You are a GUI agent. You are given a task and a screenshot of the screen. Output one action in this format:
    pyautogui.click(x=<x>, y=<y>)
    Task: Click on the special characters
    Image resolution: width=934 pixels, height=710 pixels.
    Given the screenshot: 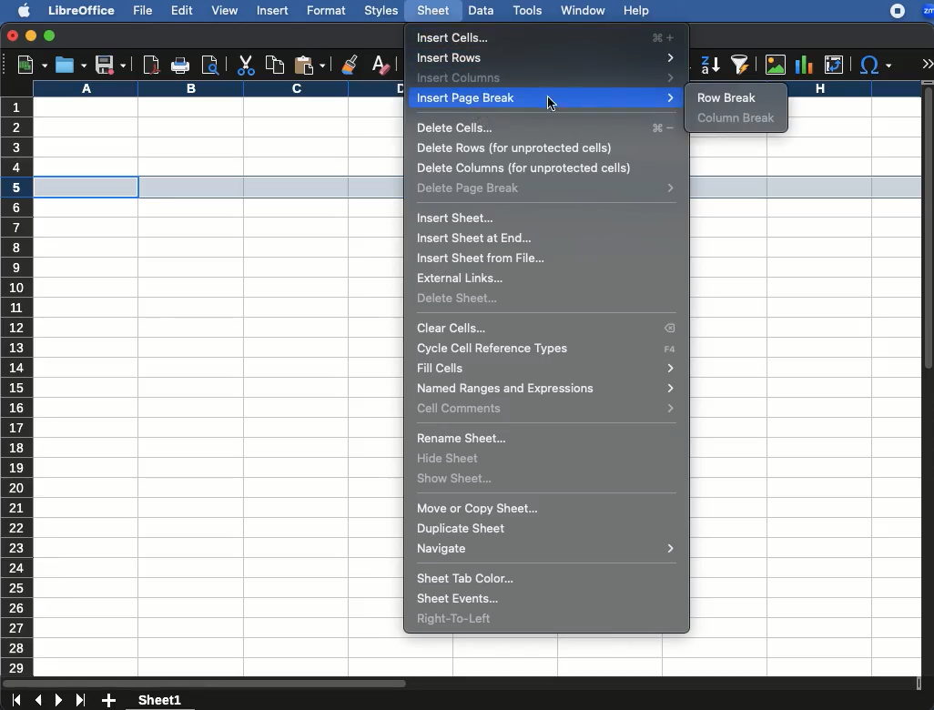 What is the action you would take?
    pyautogui.click(x=875, y=66)
    